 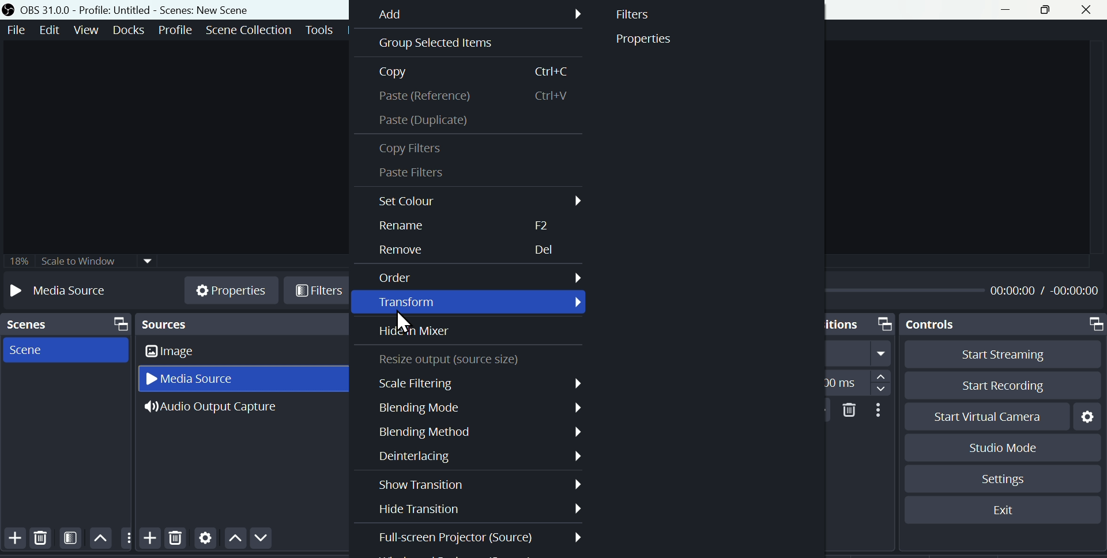 I want to click on Tools, so click(x=319, y=29).